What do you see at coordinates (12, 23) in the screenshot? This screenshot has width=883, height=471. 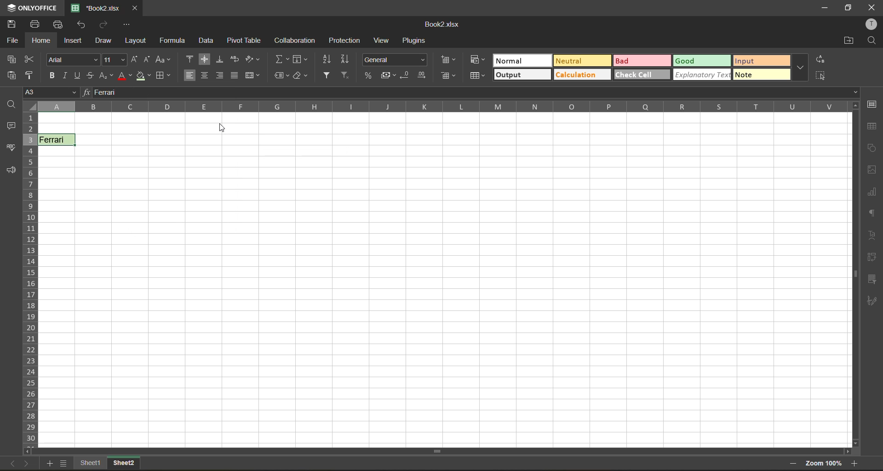 I see `save` at bounding box center [12, 23].